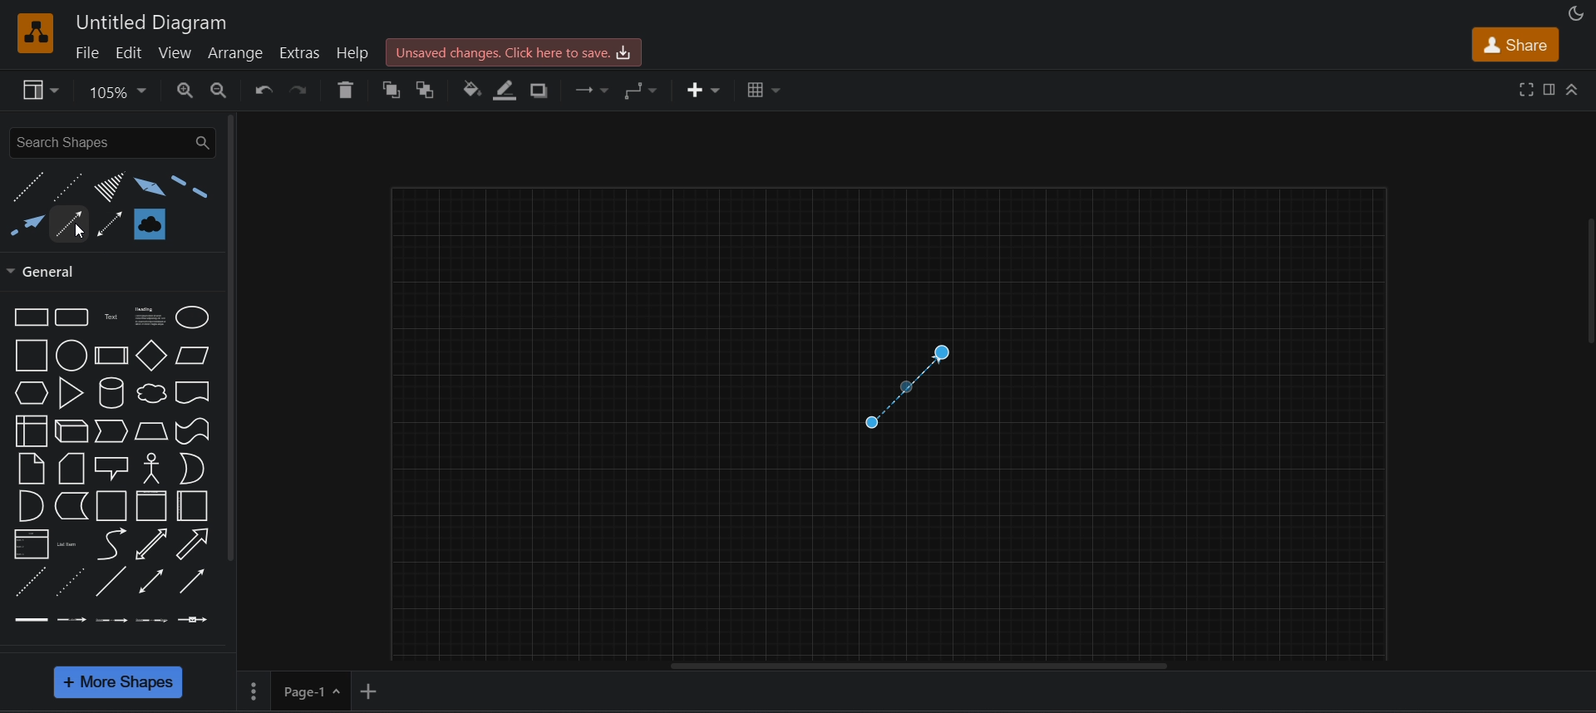 The height and width of the screenshot is (713, 1596). What do you see at coordinates (150, 583) in the screenshot?
I see `bidirectional connector ` at bounding box center [150, 583].